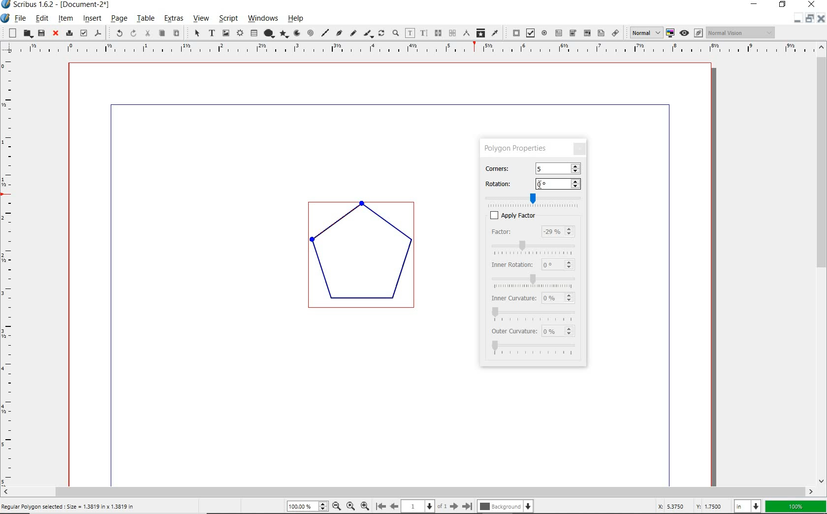  What do you see at coordinates (709, 505) in the screenshot?
I see `v 1.8558` at bounding box center [709, 505].